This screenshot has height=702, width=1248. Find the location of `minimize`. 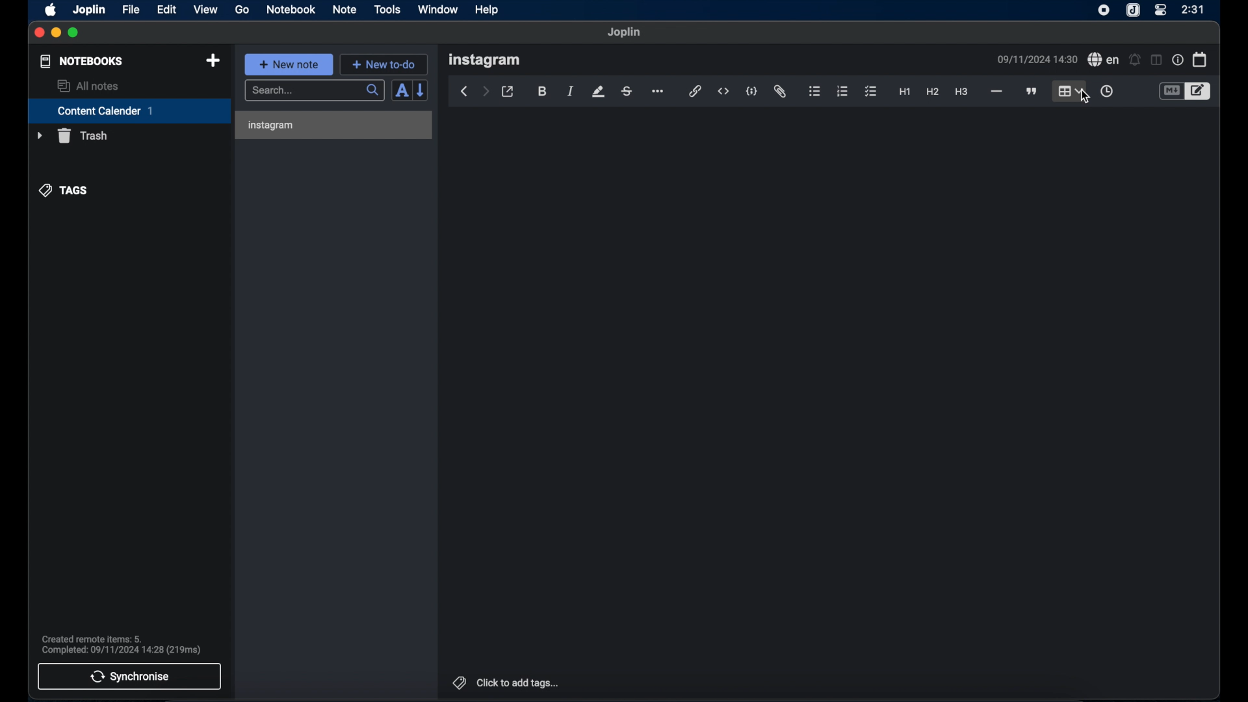

minimize is located at coordinates (55, 33).